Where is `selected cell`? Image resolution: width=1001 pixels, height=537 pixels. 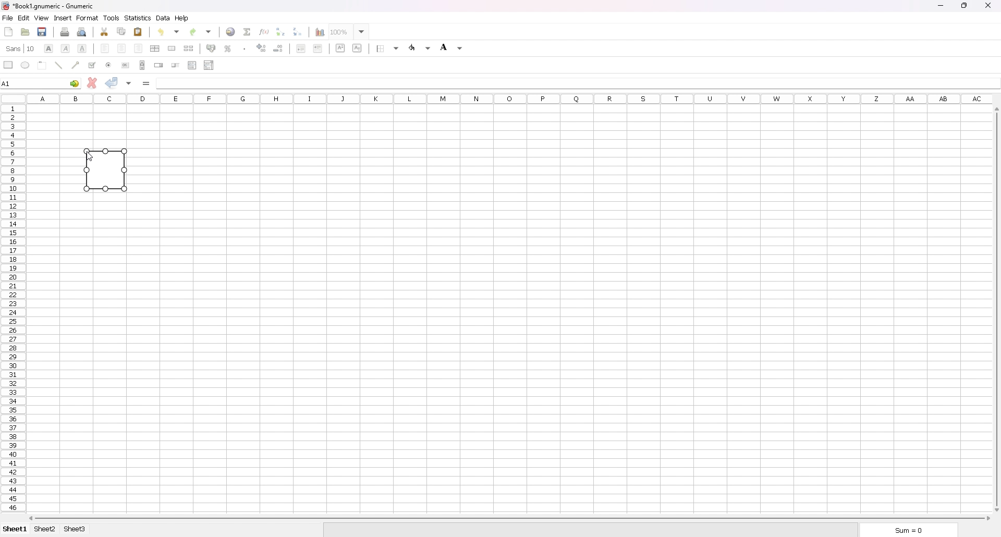
selected cell is located at coordinates (43, 109).